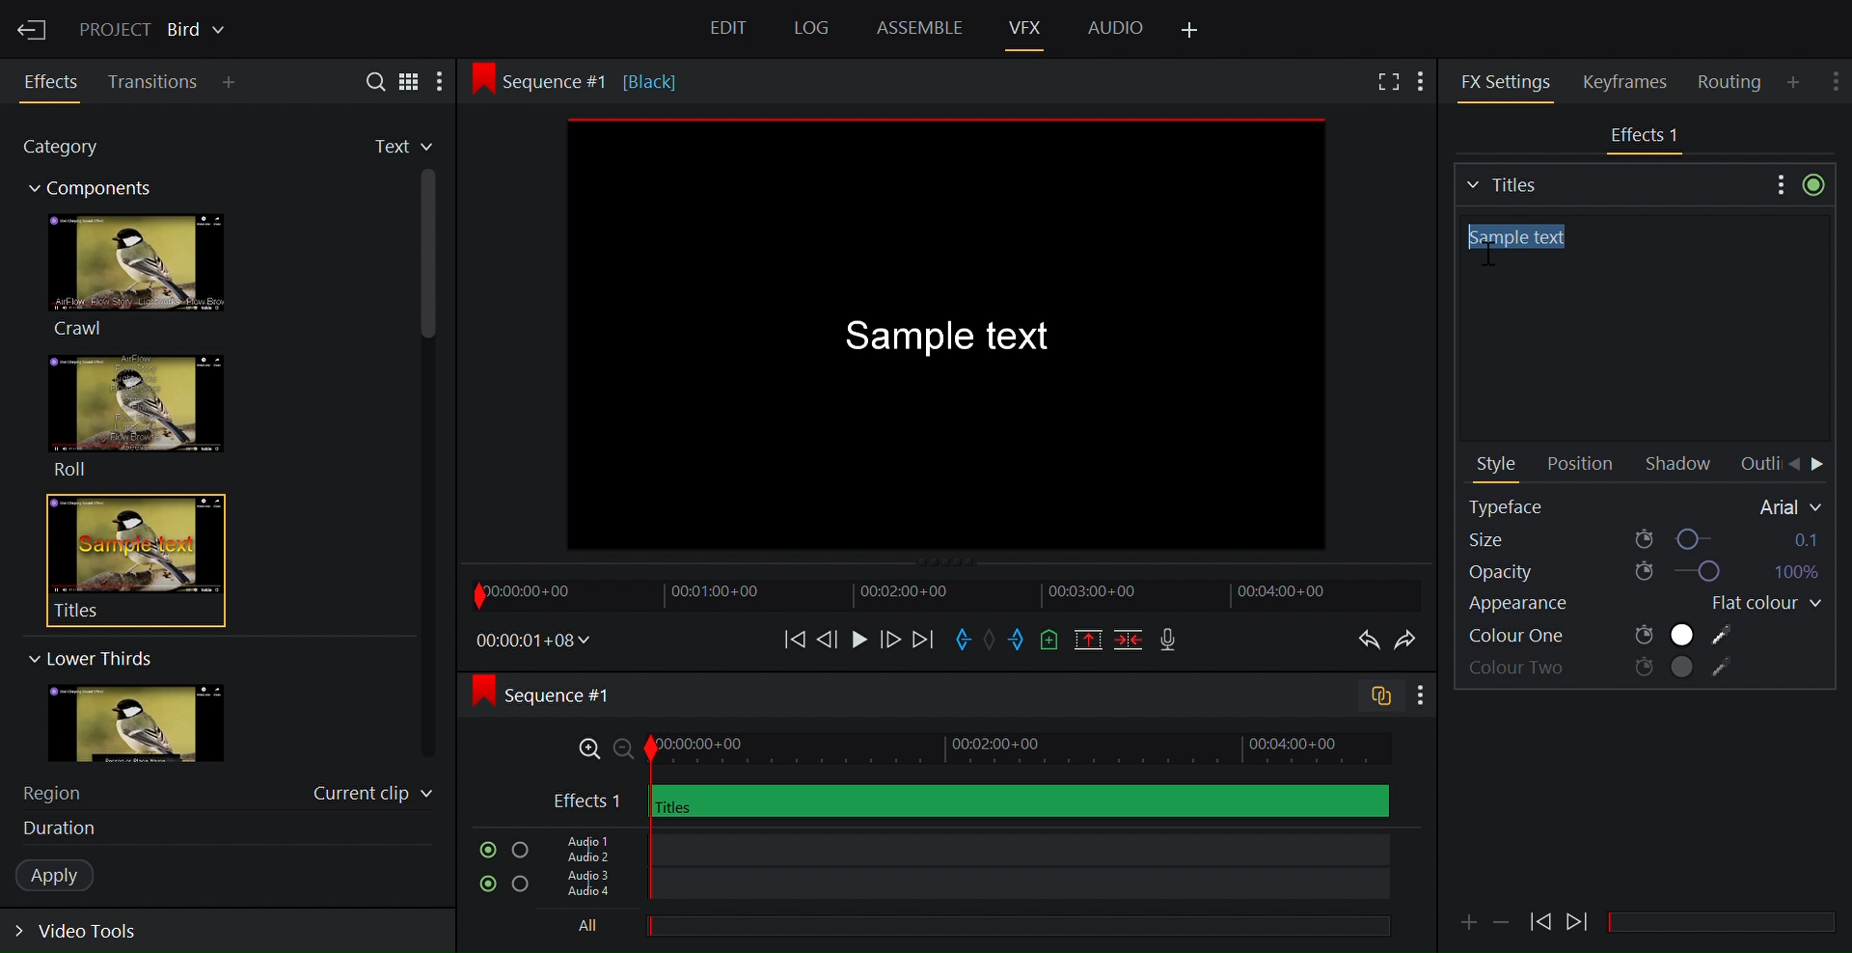  I want to click on VFX, so click(1027, 27).